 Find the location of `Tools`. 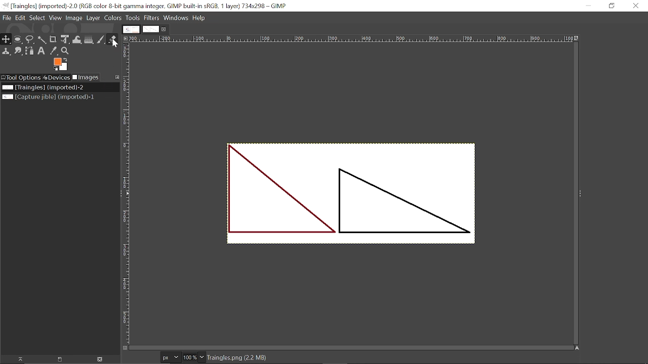

Tools is located at coordinates (133, 18).